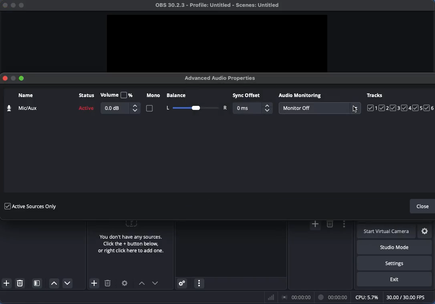 The image size is (435, 304). Describe the element at coordinates (300, 95) in the screenshot. I see `Audio monitoring` at that location.